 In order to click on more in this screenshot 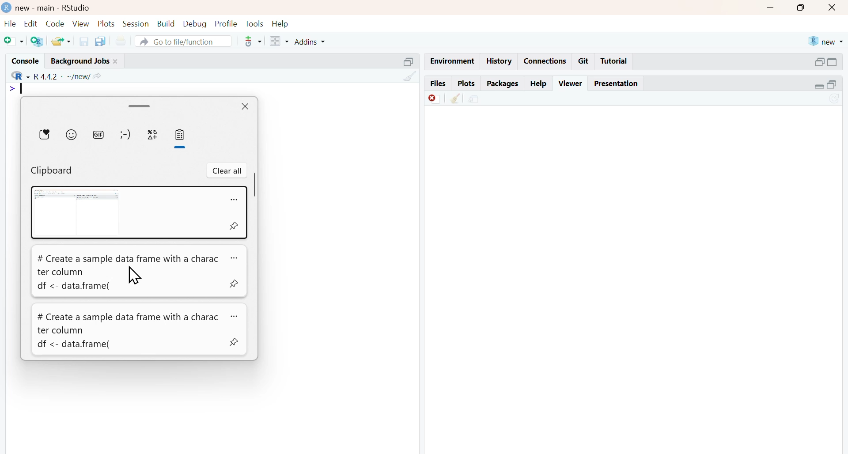, I will do `click(233, 317)`.